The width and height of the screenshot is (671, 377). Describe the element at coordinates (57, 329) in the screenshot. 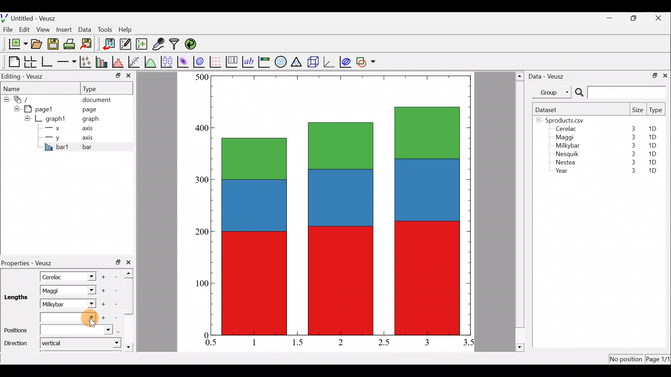

I see `Positions` at that location.